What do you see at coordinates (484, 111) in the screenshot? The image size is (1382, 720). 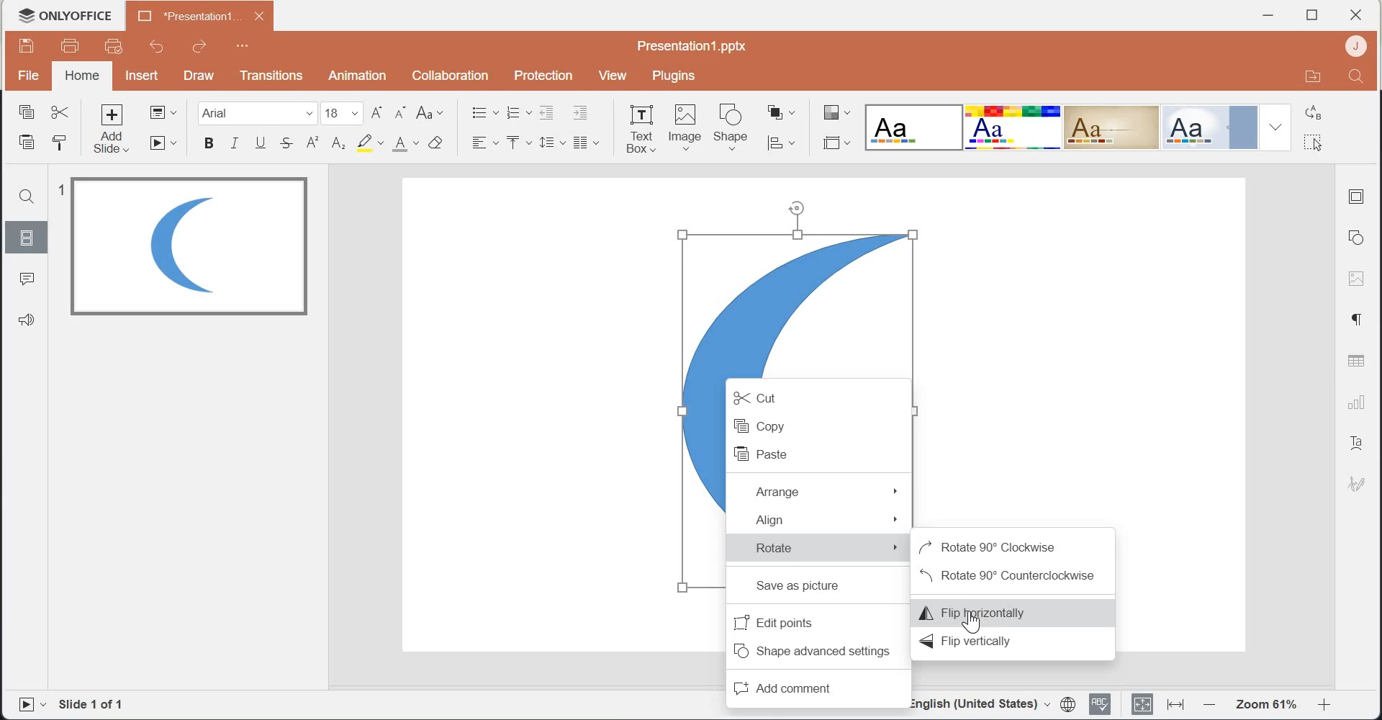 I see `Bullets` at bounding box center [484, 111].